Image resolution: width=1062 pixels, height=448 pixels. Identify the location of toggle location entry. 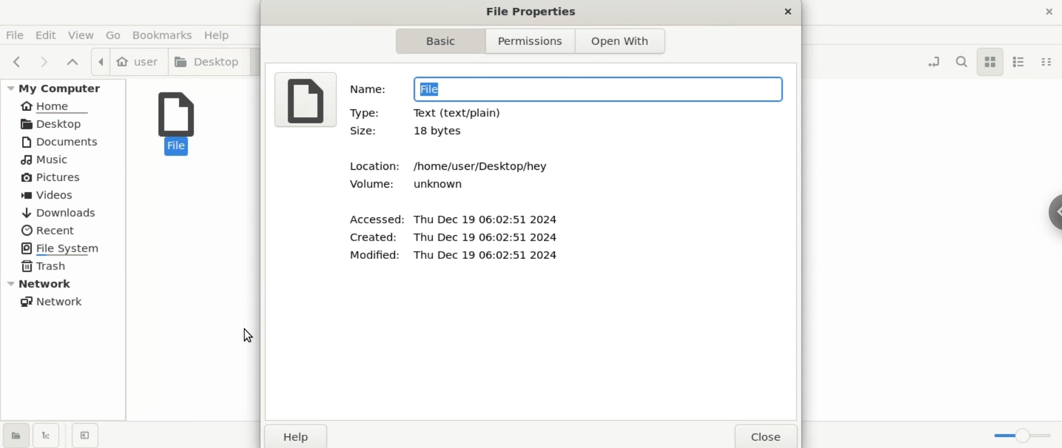
(930, 61).